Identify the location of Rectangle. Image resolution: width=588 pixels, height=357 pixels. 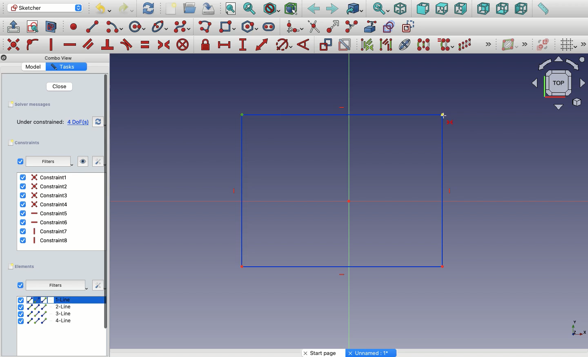
(229, 28).